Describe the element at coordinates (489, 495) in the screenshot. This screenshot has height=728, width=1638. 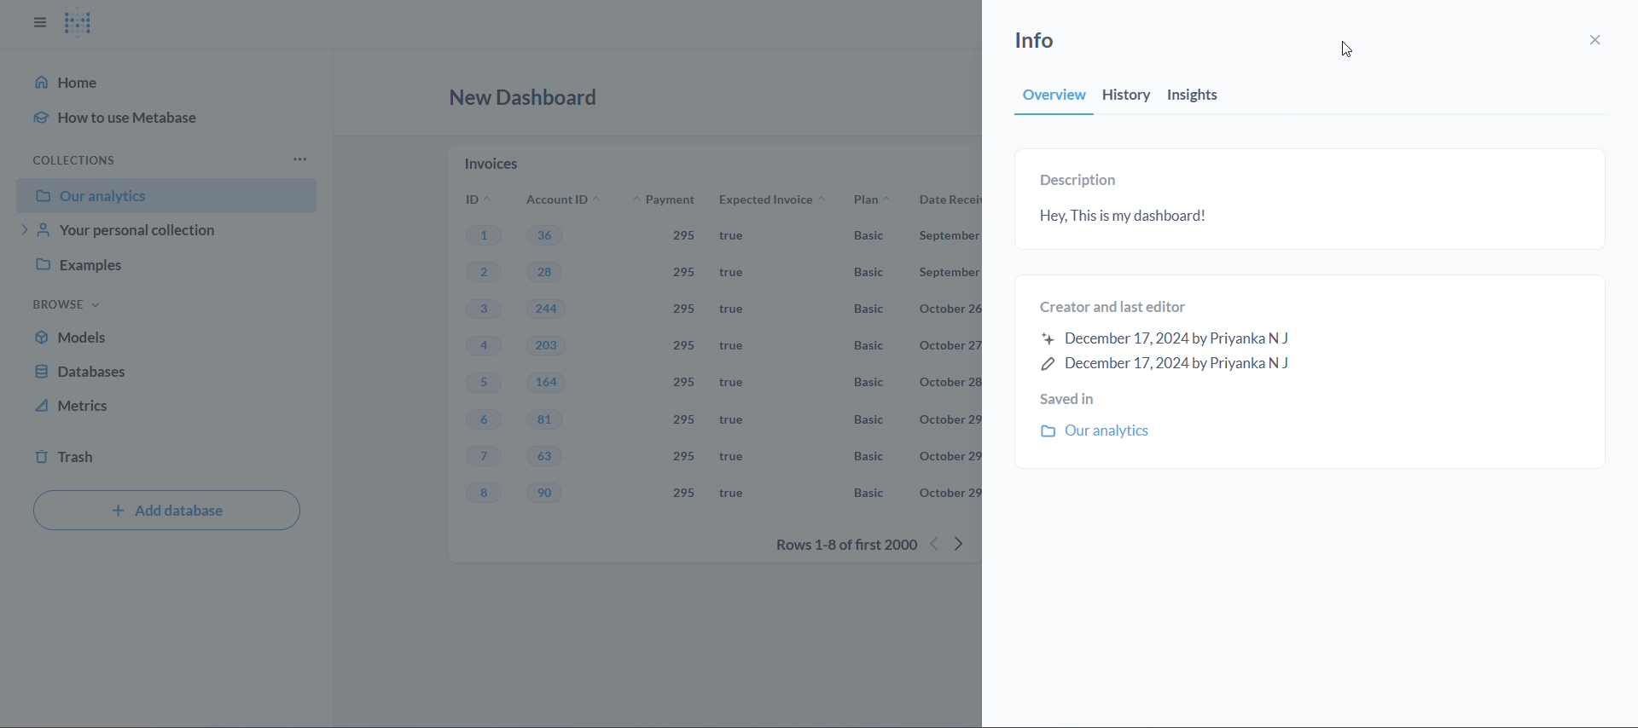
I see `8` at that location.